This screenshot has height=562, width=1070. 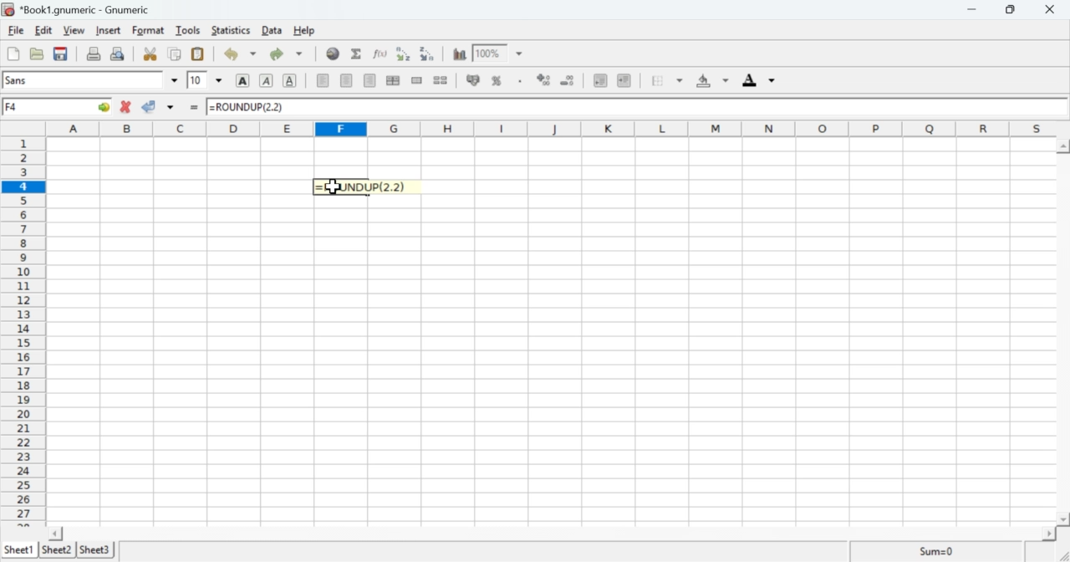 I want to click on Split cells, so click(x=442, y=82).